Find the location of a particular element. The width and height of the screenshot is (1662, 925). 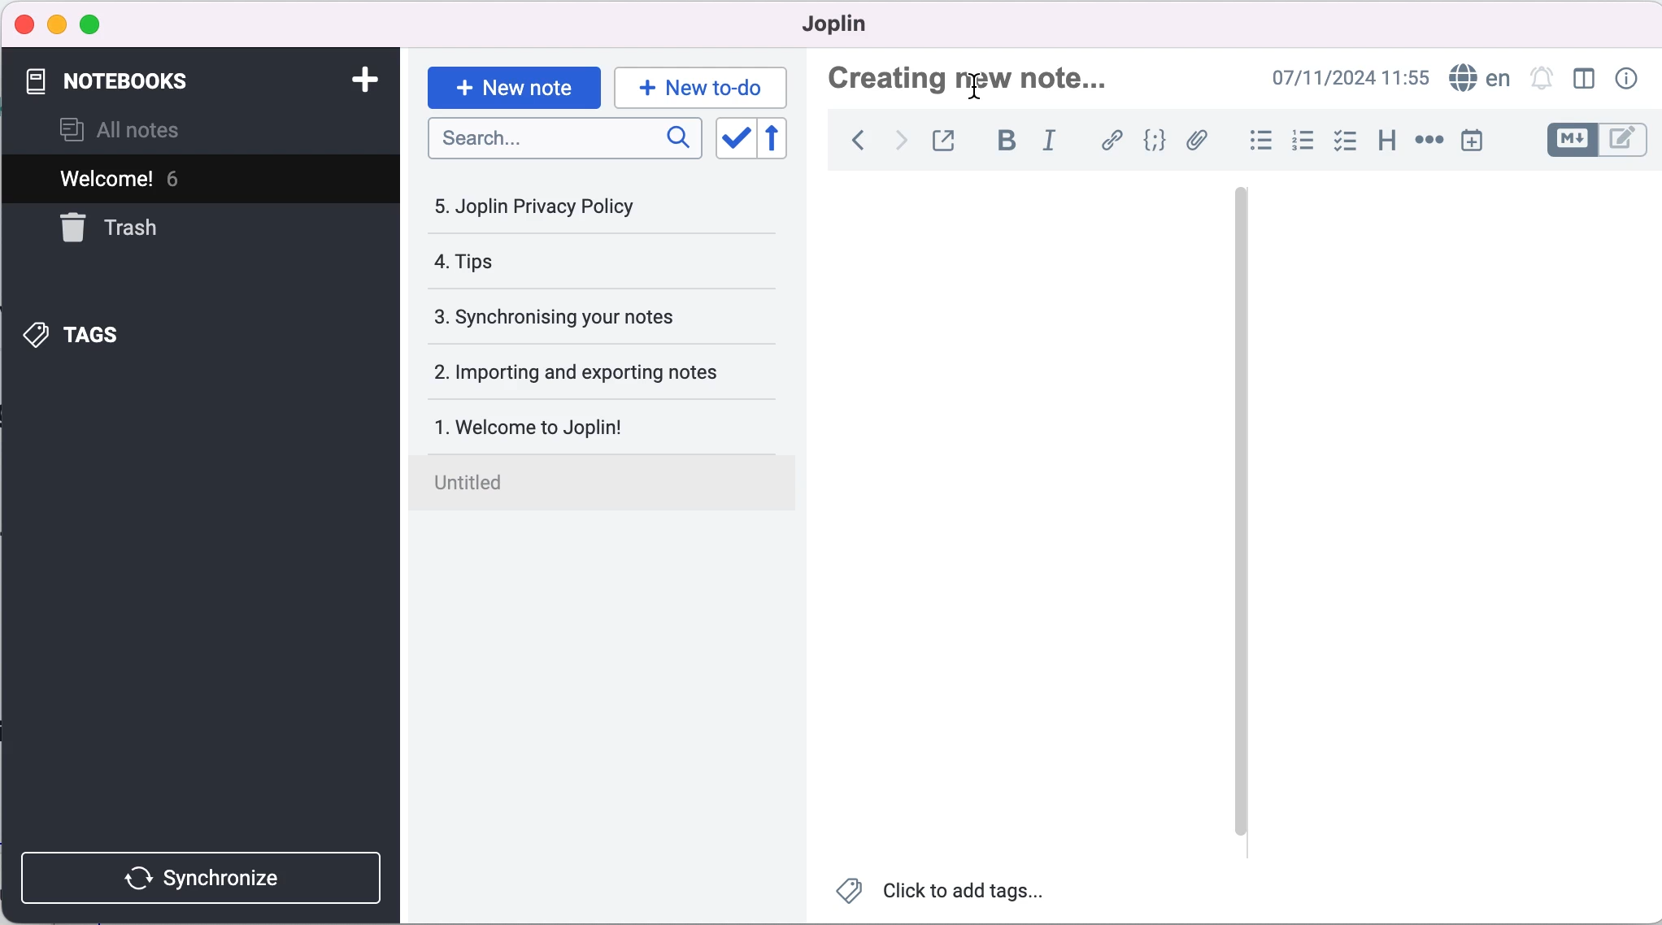

importing and exporting notes is located at coordinates (587, 371).